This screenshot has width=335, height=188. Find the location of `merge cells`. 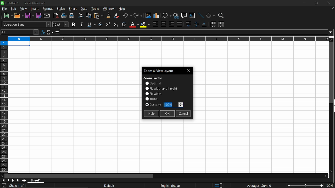

merge cells is located at coordinates (213, 25).